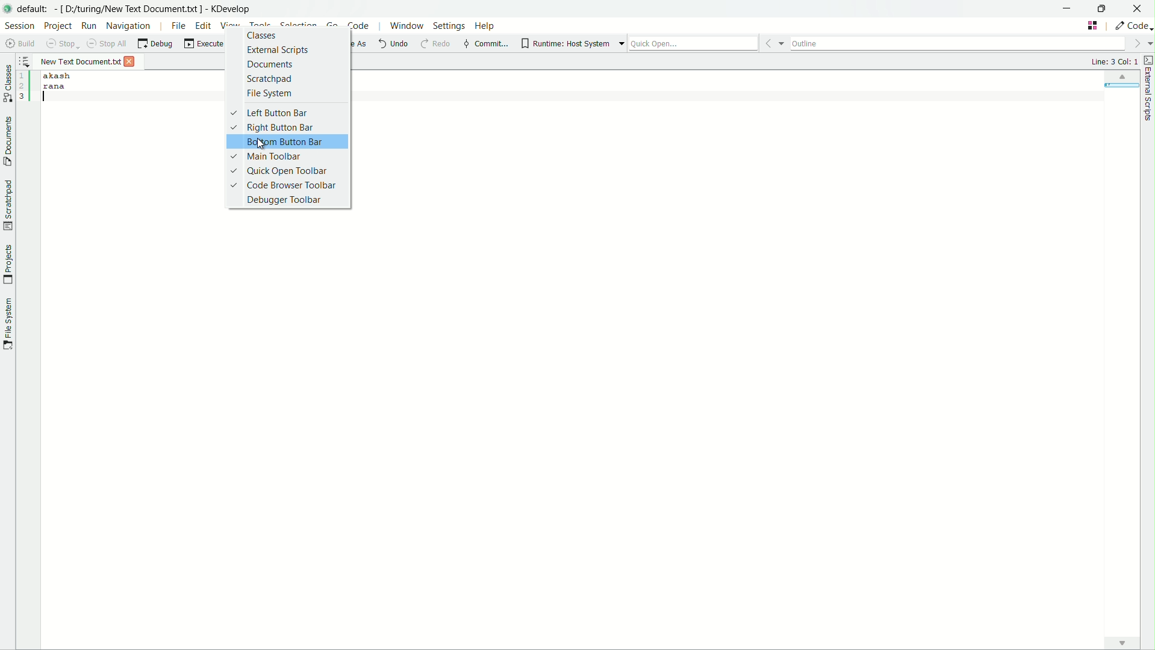  I want to click on close, so click(1141, 8).